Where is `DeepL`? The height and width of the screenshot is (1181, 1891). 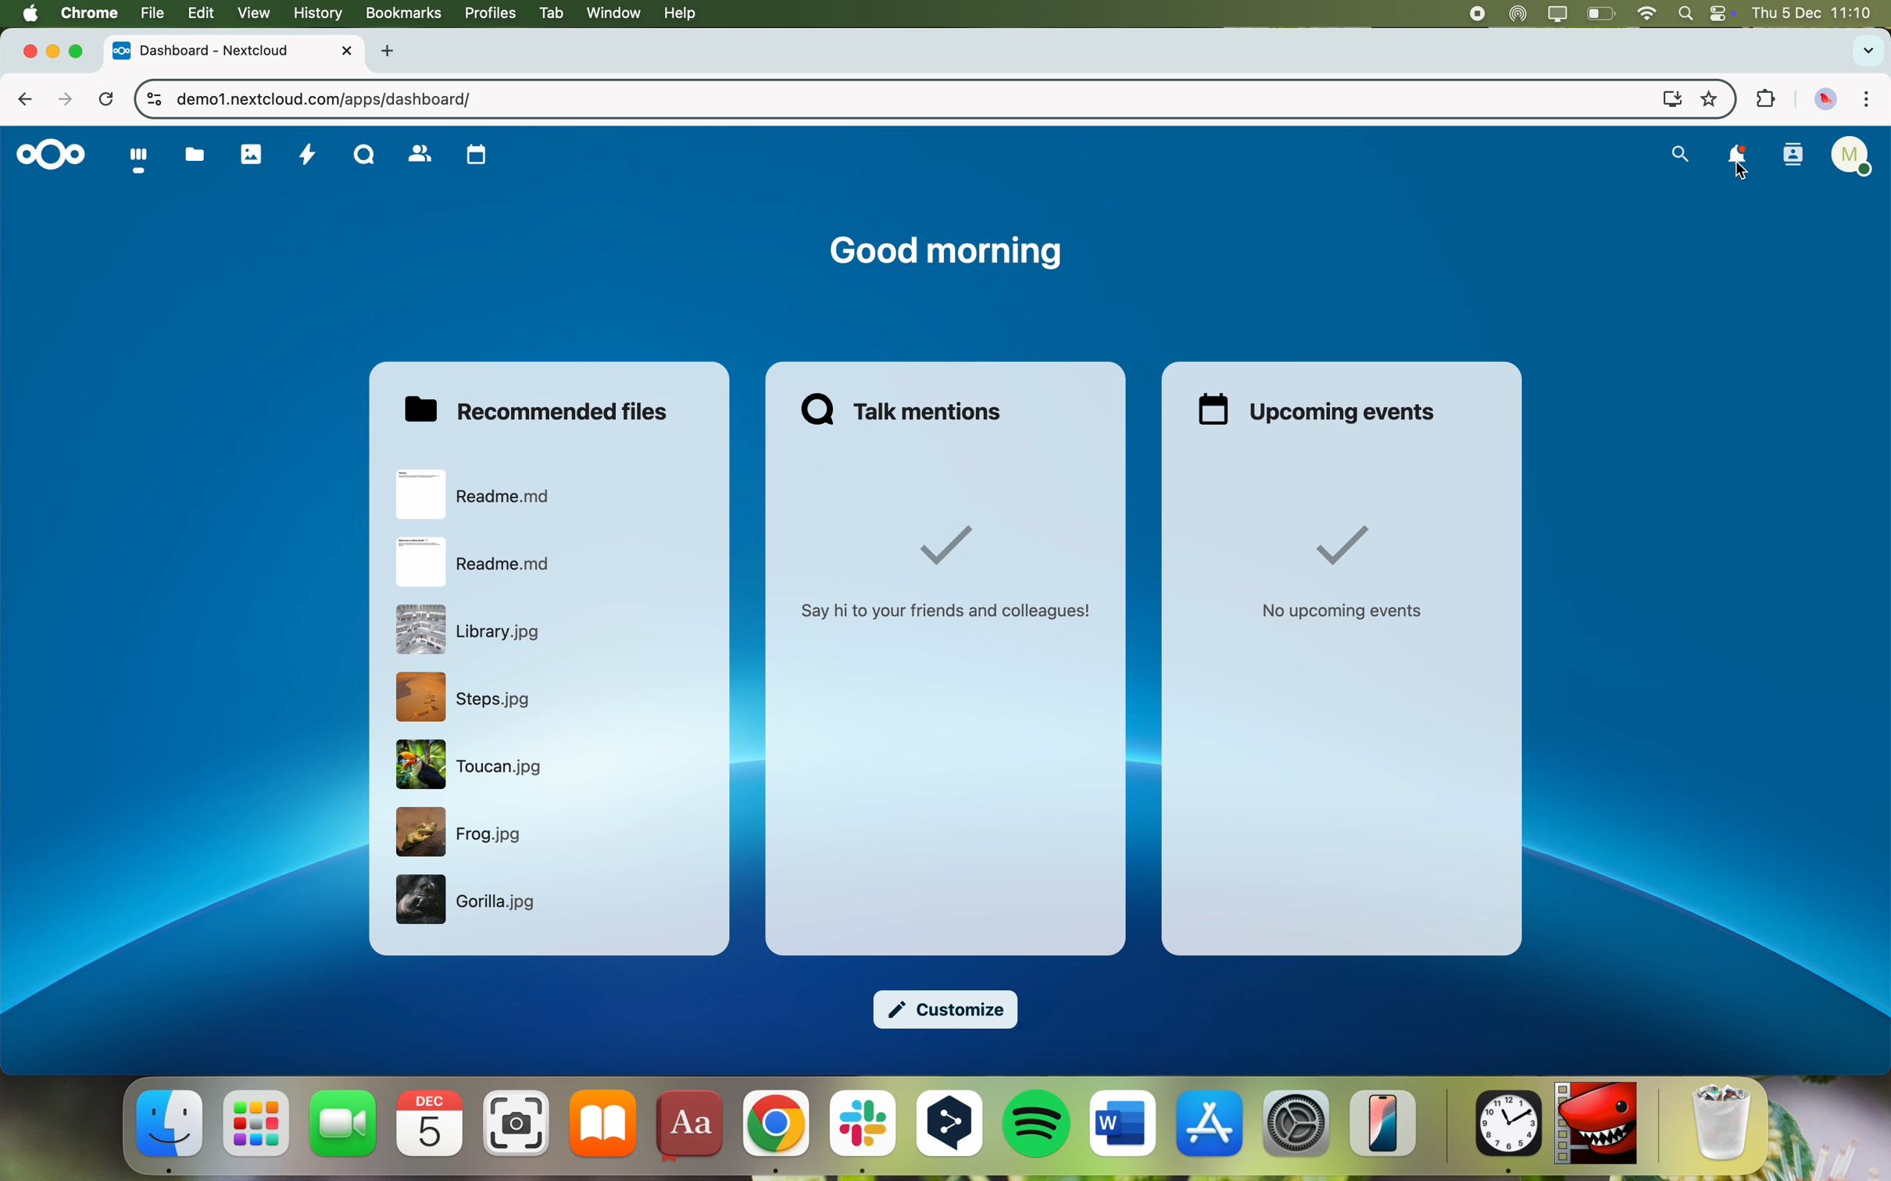 DeepL is located at coordinates (951, 1132).